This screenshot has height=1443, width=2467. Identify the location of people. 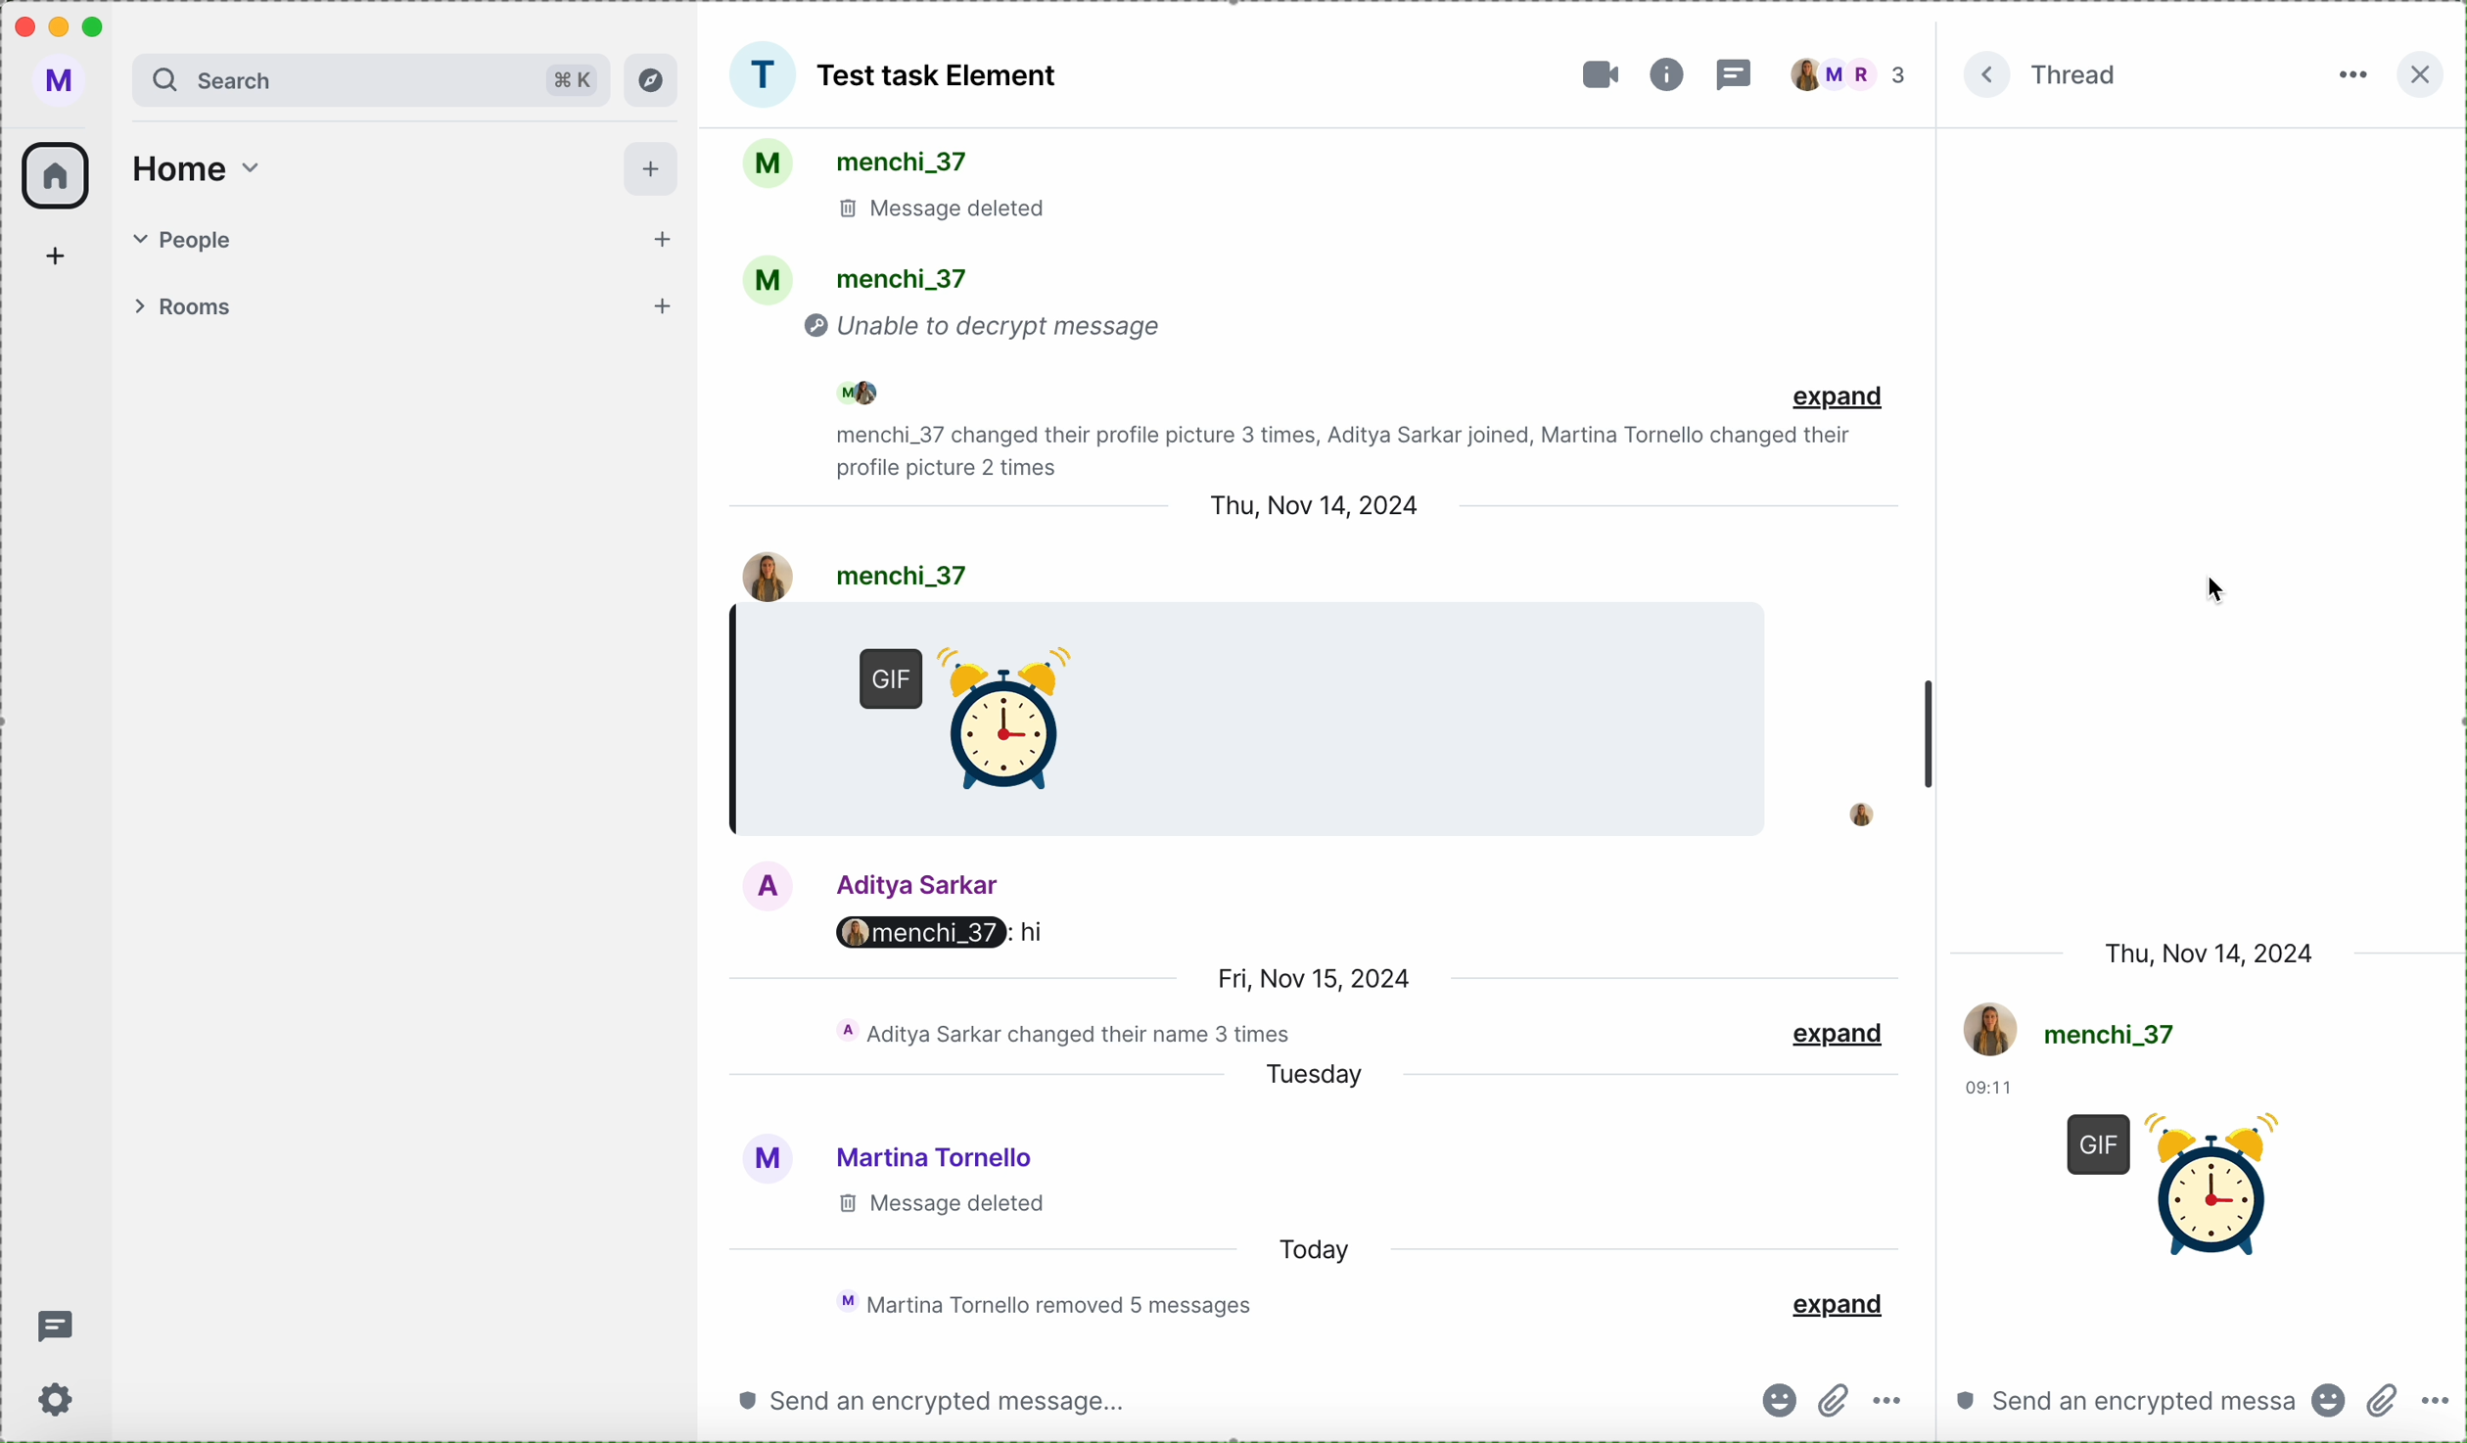
(1853, 76).